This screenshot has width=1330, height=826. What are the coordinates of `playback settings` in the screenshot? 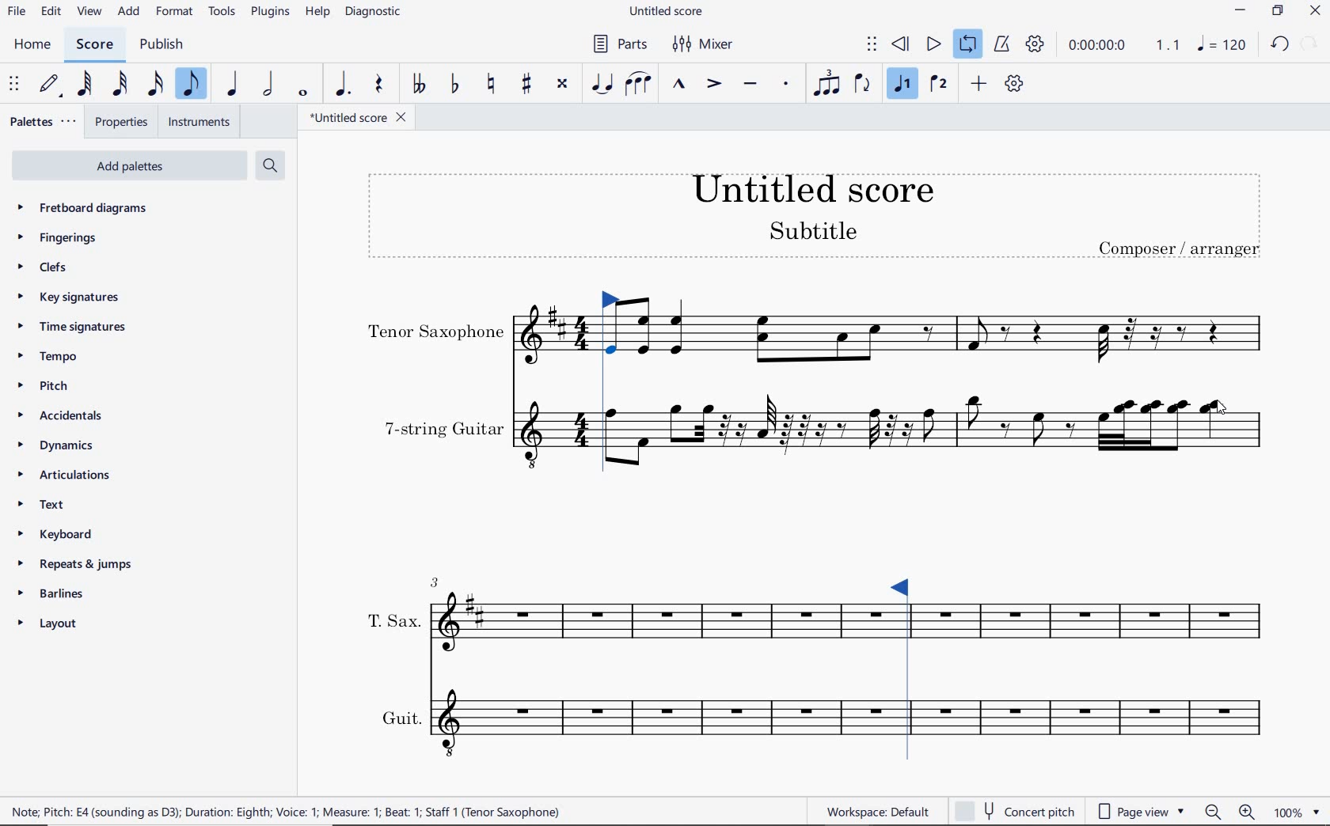 It's located at (1026, 85).